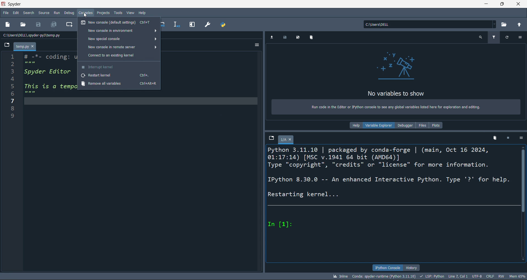 The height and width of the screenshot is (280, 527). I want to click on spyder logo, so click(5, 4).